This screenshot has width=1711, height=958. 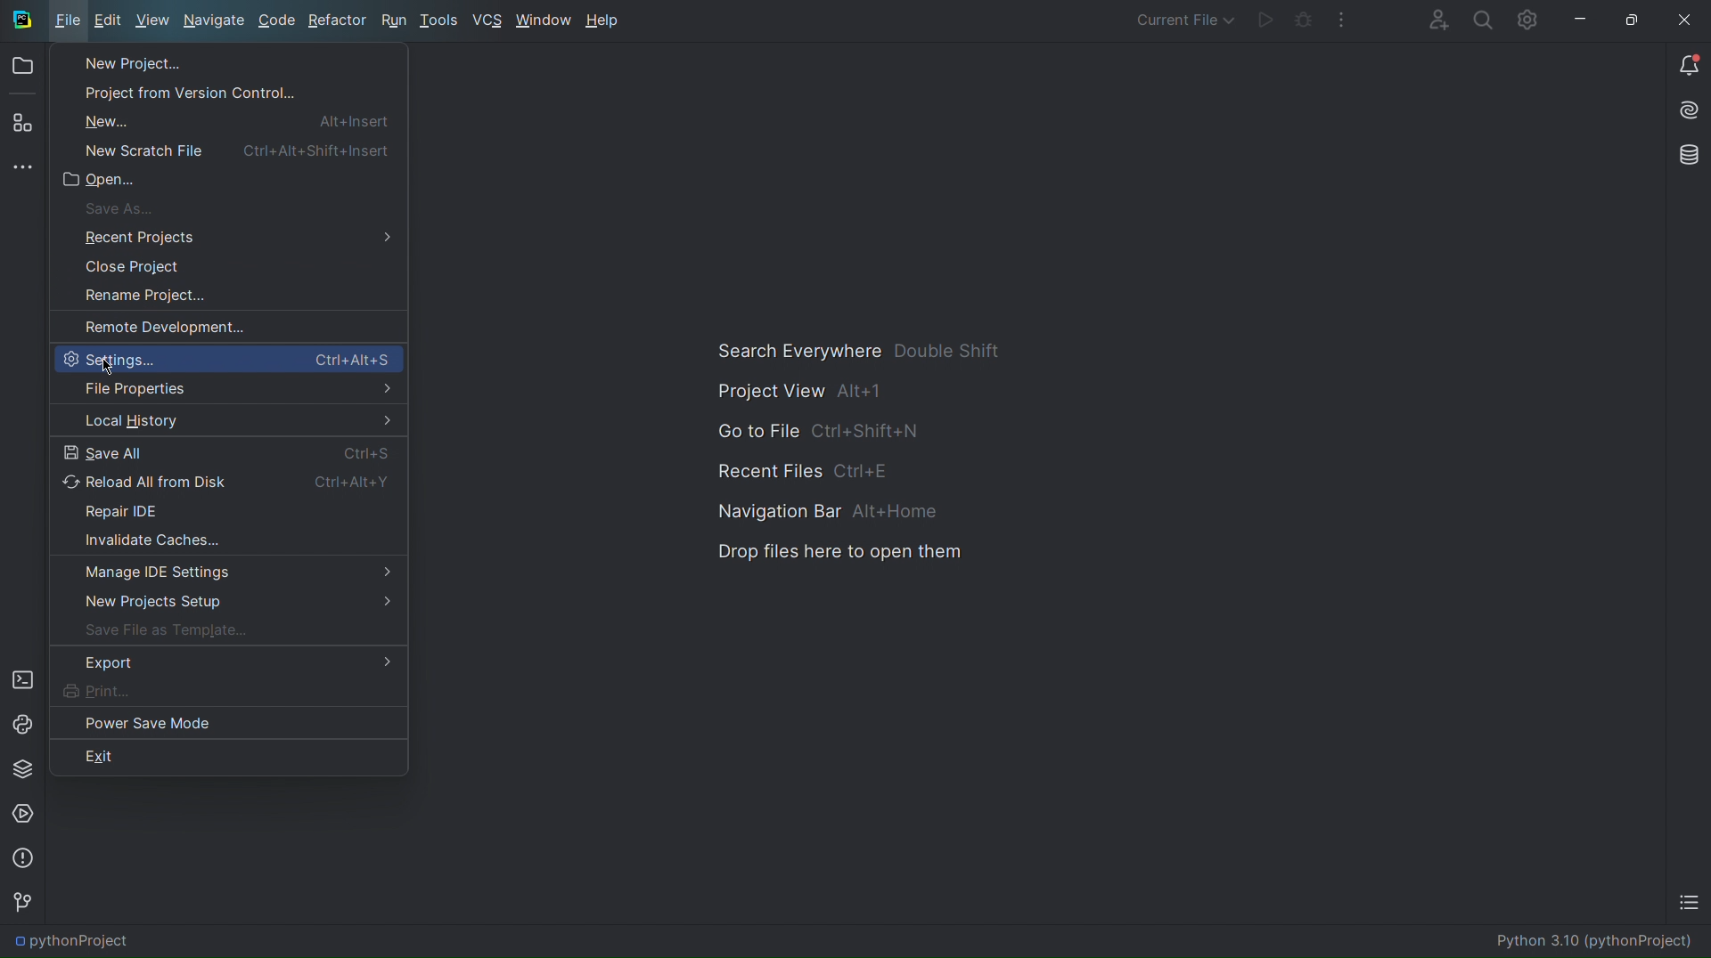 What do you see at coordinates (801, 472) in the screenshot?
I see `Recent Files` at bounding box center [801, 472].